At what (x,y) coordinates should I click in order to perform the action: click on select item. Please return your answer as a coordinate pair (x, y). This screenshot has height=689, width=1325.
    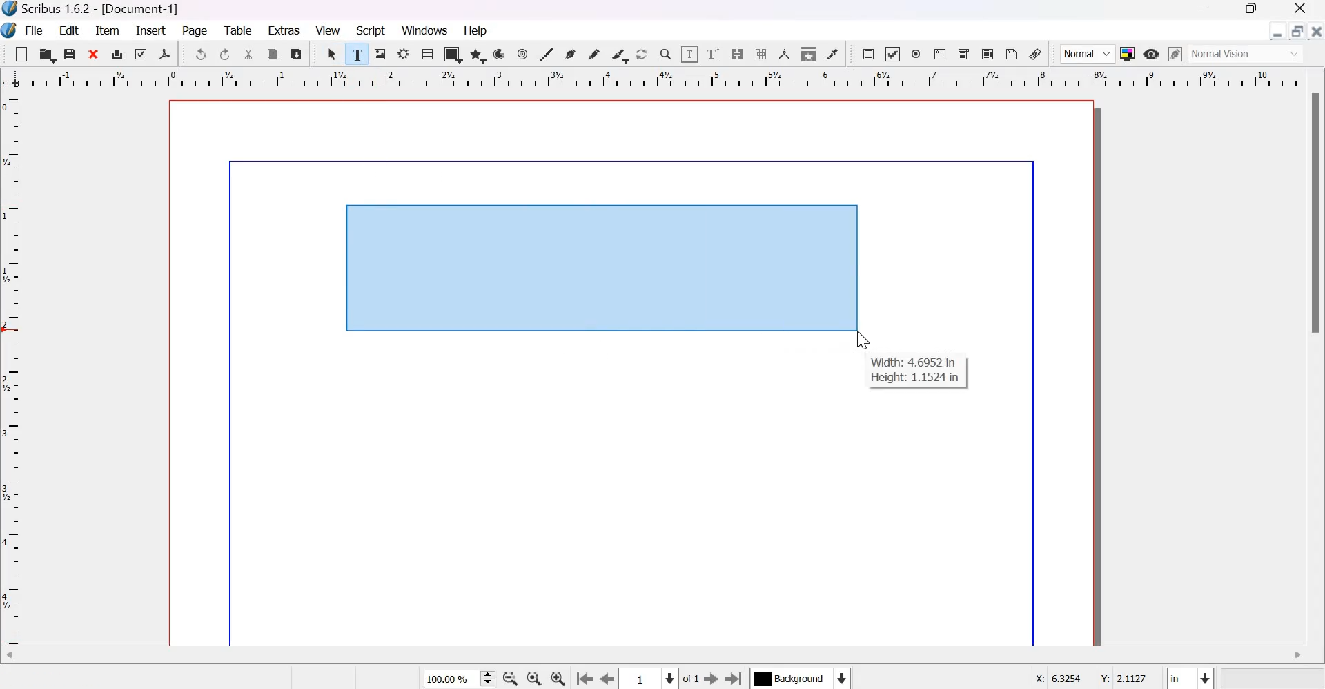
    Looking at the image, I should click on (333, 54).